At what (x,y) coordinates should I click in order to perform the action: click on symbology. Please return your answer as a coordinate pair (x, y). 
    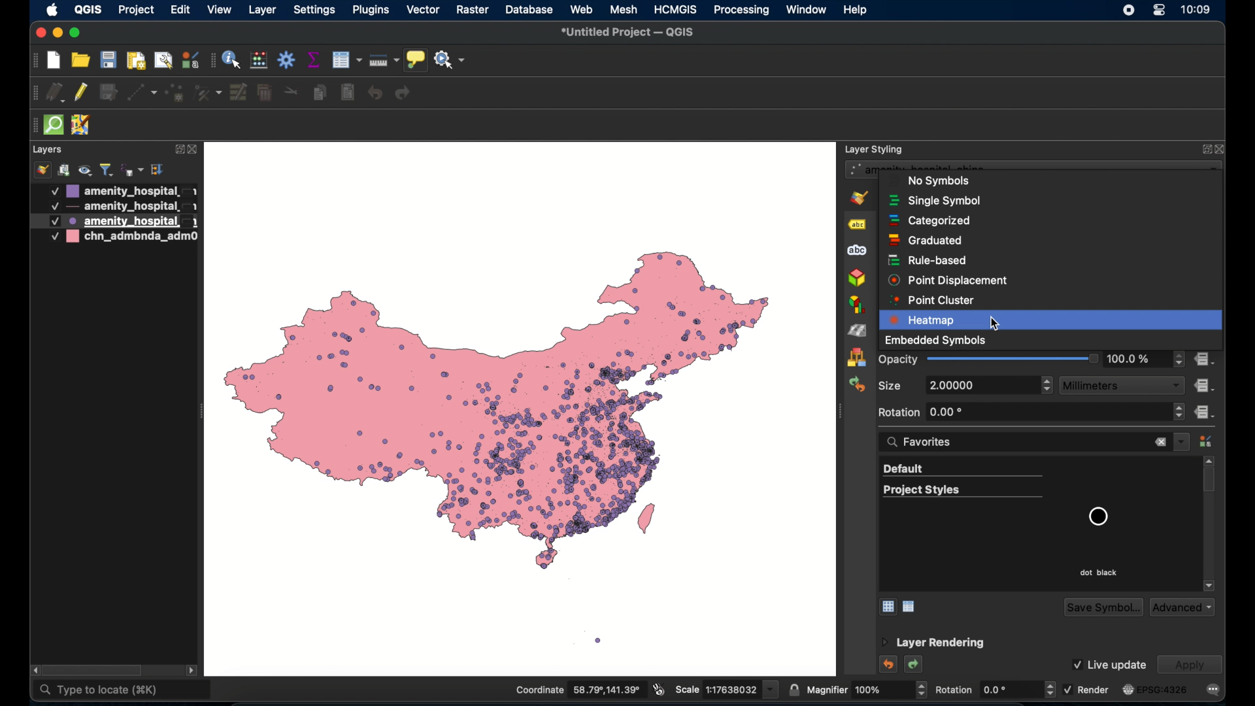
    Looking at the image, I should click on (861, 198).